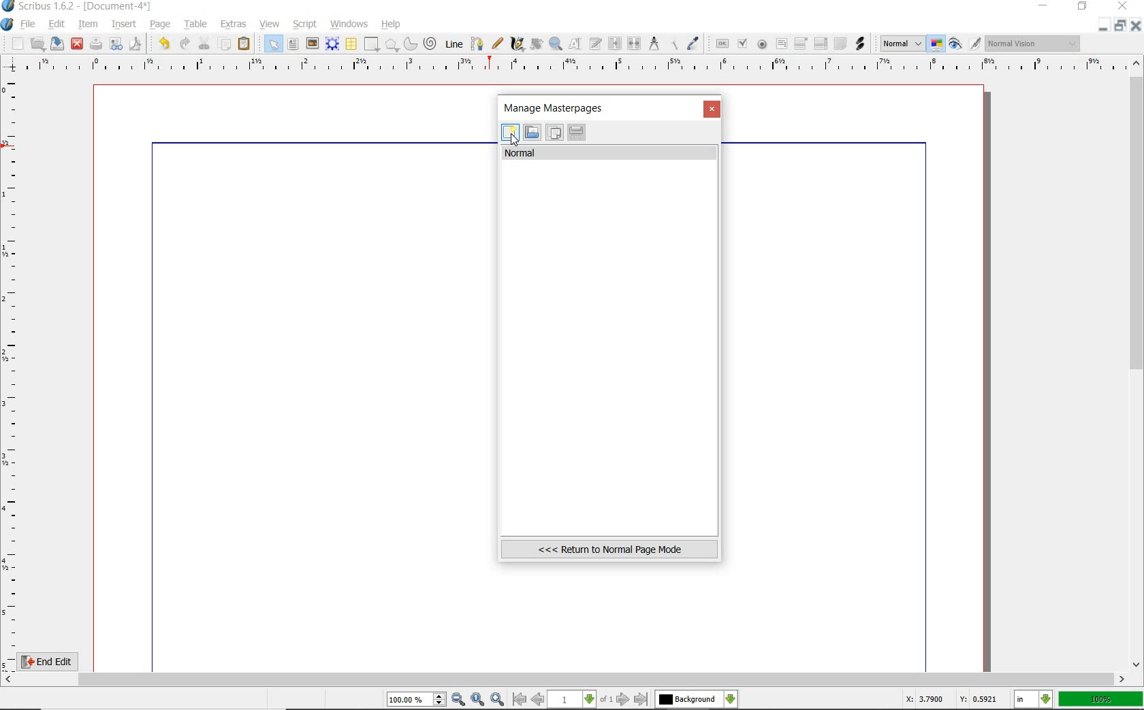 The image size is (1144, 710). I want to click on manage masterpages, so click(558, 107).